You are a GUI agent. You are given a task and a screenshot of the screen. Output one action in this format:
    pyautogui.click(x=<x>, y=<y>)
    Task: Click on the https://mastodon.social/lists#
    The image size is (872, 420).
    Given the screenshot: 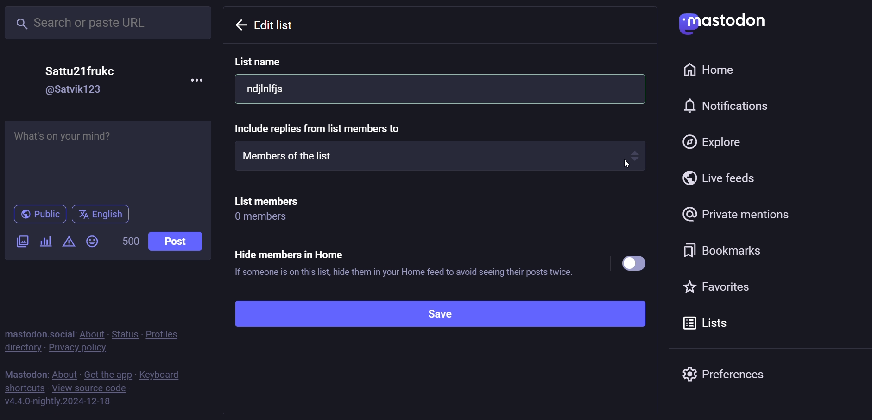 What is the action you would take?
    pyautogui.click(x=62, y=401)
    